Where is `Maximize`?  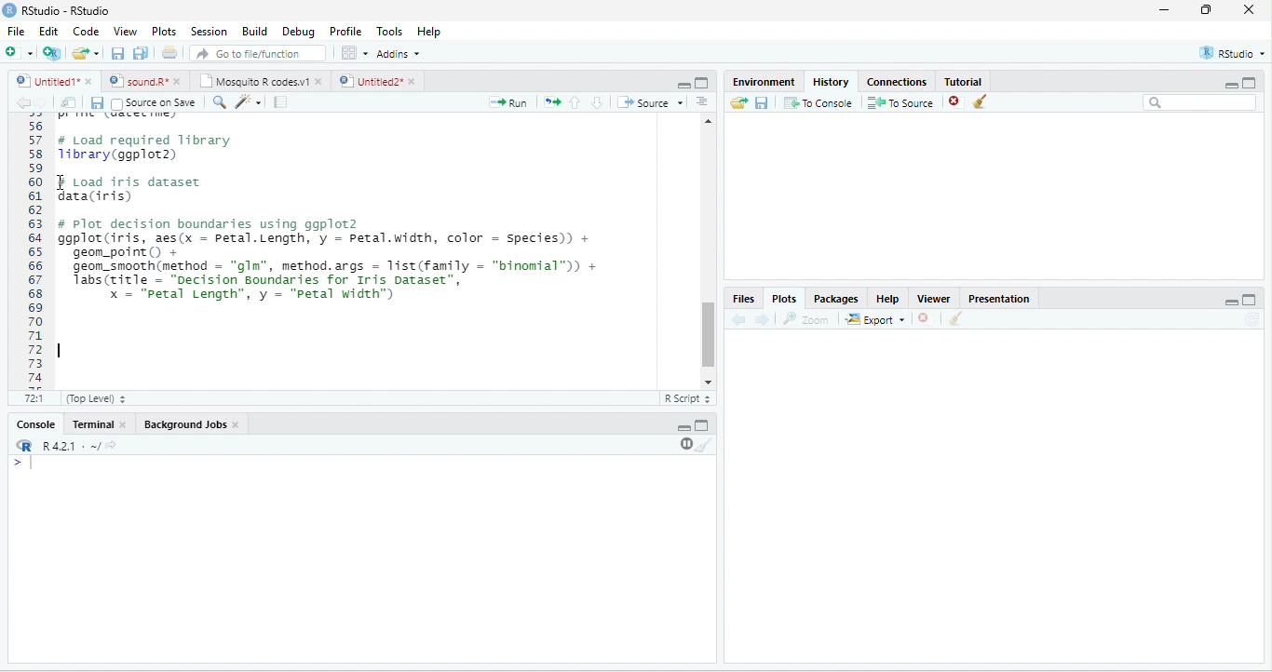 Maximize is located at coordinates (702, 425).